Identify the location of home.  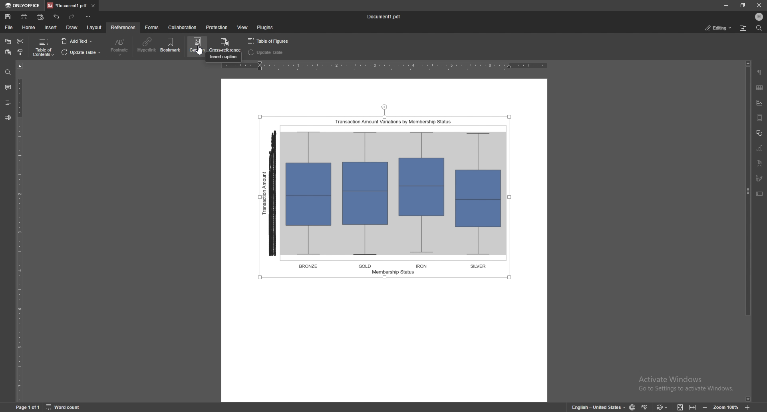
(29, 28).